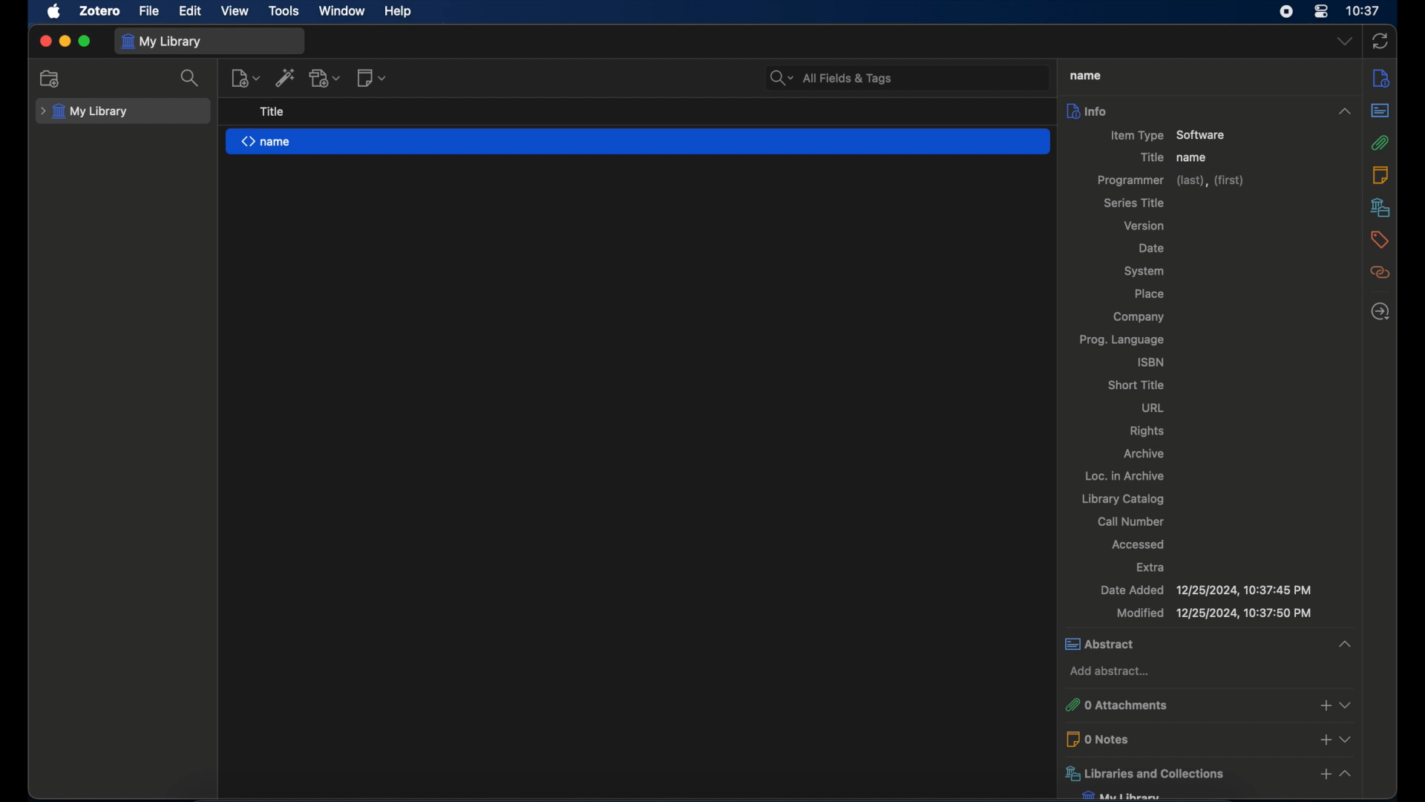 The width and height of the screenshot is (1425, 802). Describe the element at coordinates (920, 79) in the screenshot. I see `search bar input` at that location.